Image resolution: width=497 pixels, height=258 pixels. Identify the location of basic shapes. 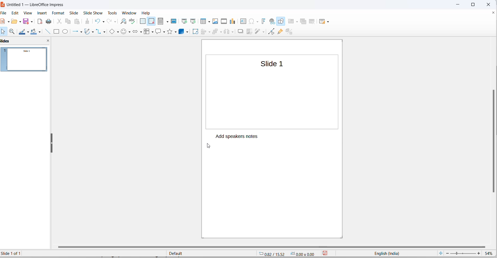
(113, 32).